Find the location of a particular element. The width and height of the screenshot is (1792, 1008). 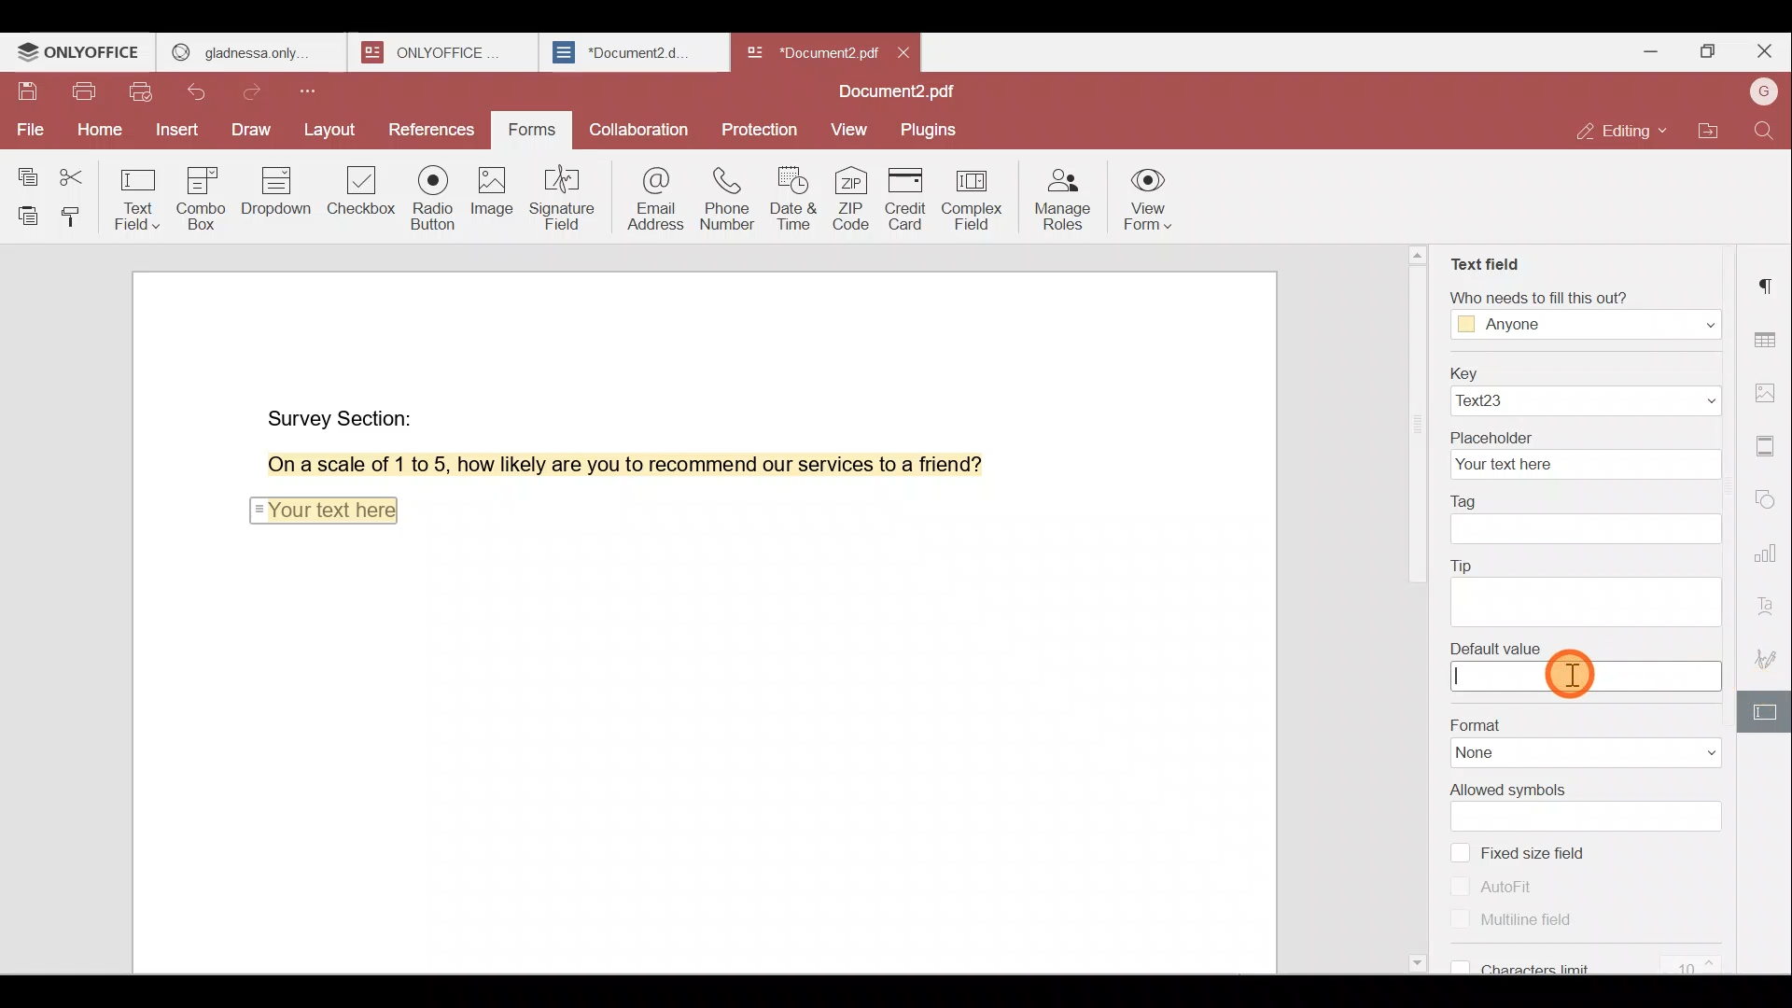

Key is located at coordinates (1583, 388).